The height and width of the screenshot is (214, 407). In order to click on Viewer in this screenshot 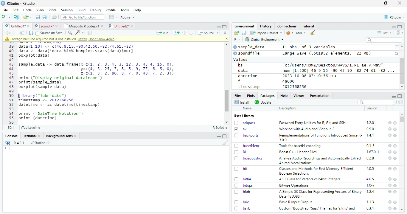, I will do `click(299, 95)`.